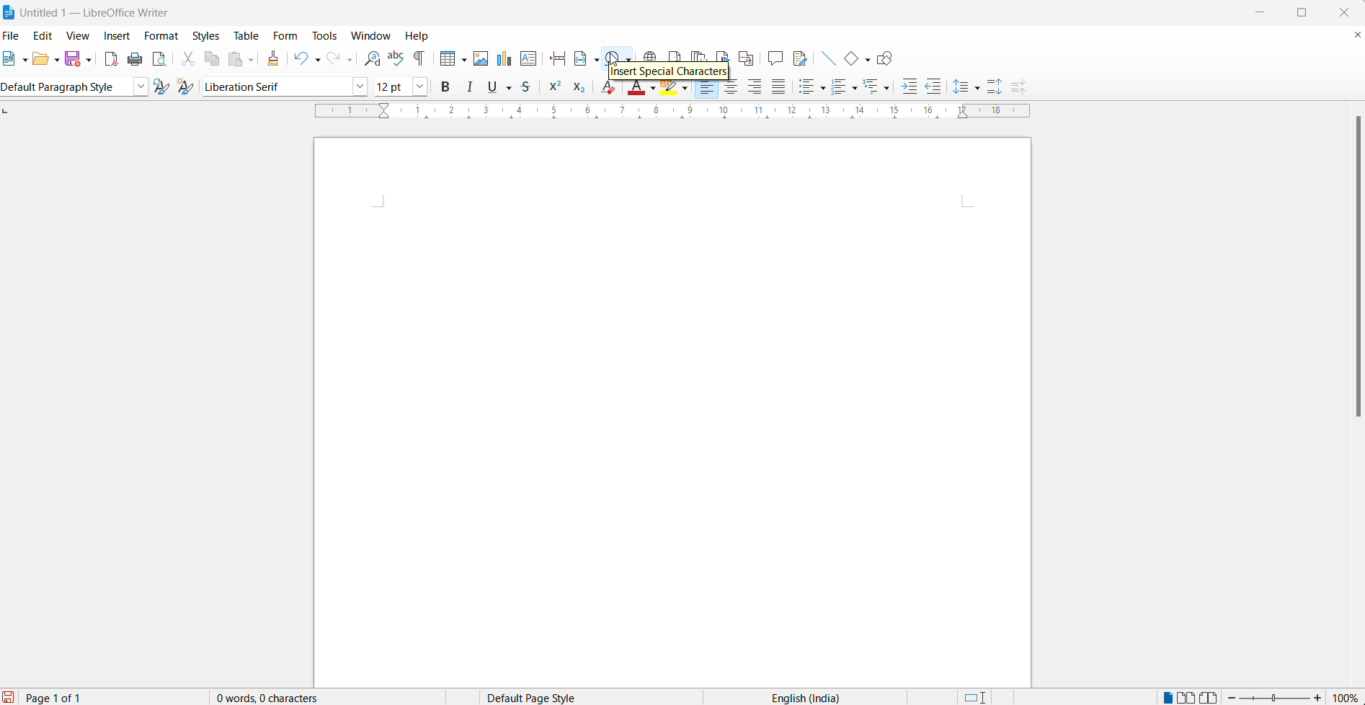  I want to click on insert footnote, so click(674, 55).